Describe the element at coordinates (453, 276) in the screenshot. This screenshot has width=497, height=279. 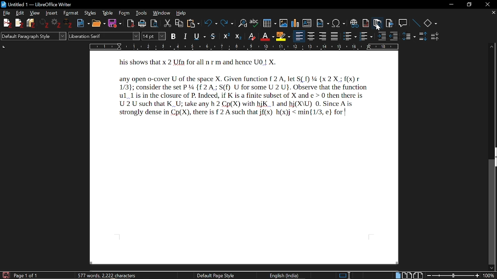
I see `Change zoom` at that location.